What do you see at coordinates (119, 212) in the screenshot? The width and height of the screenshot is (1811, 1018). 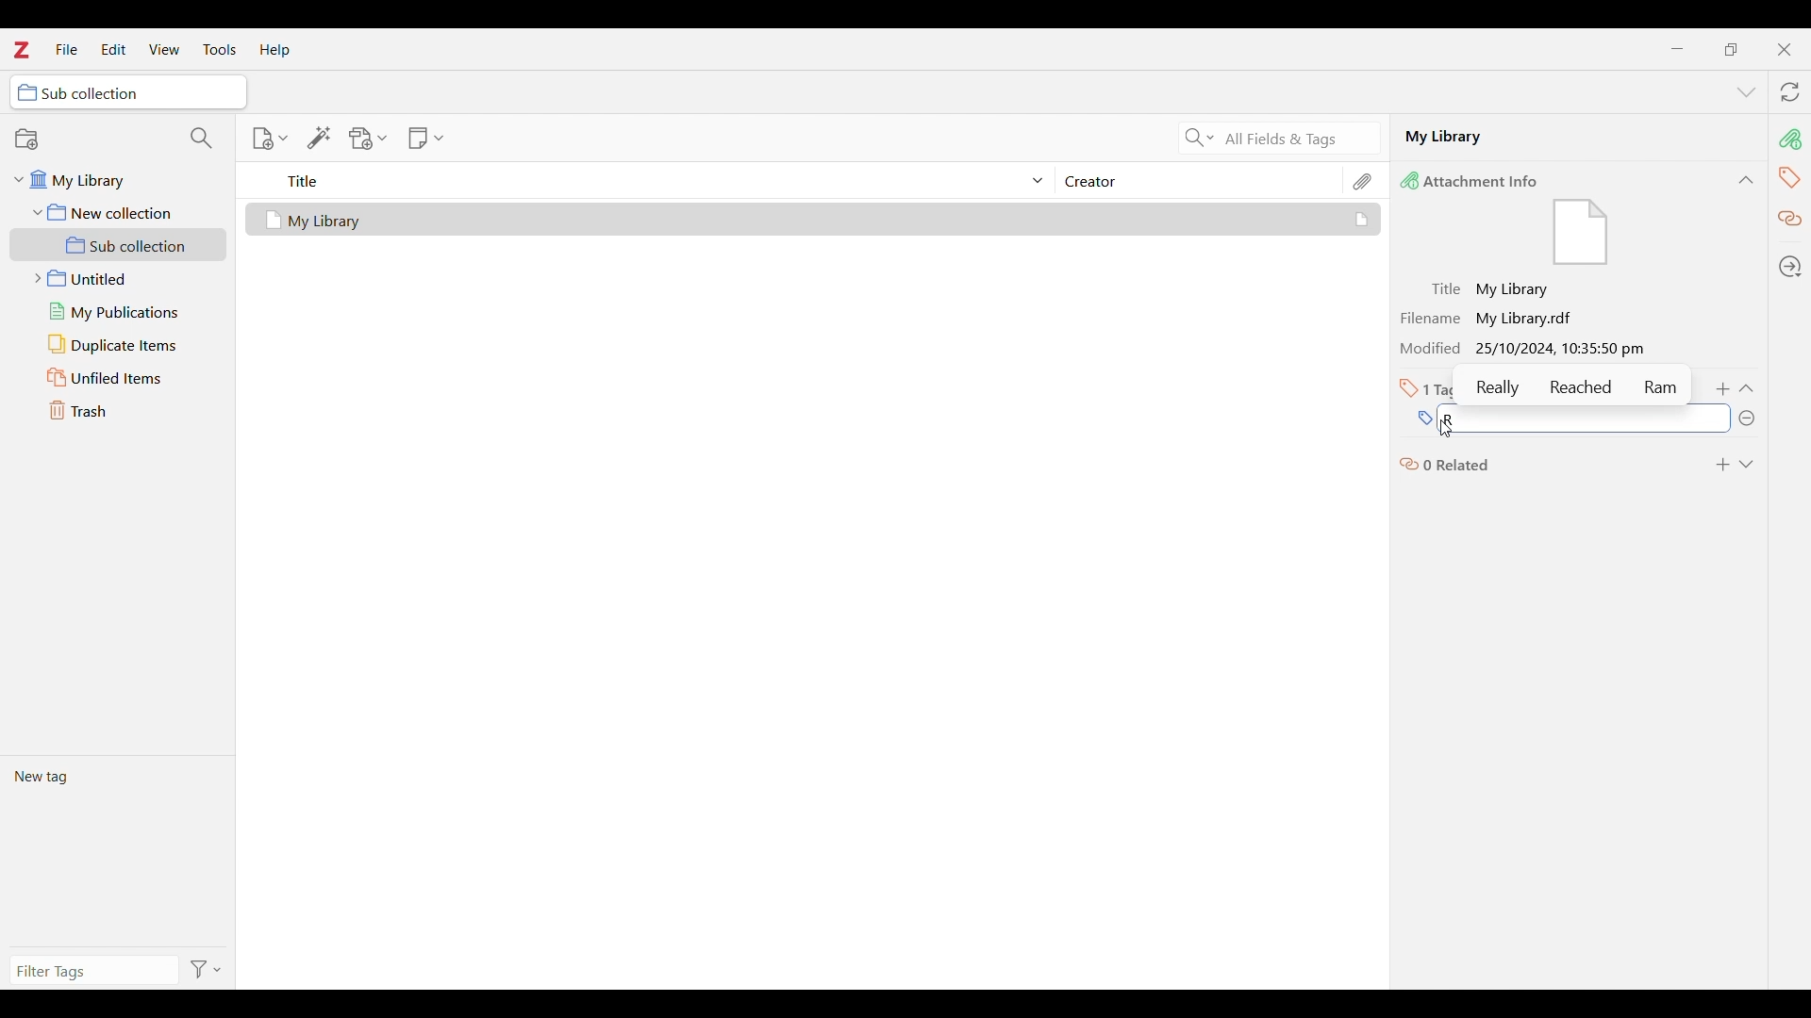 I see `New collection folder` at bounding box center [119, 212].